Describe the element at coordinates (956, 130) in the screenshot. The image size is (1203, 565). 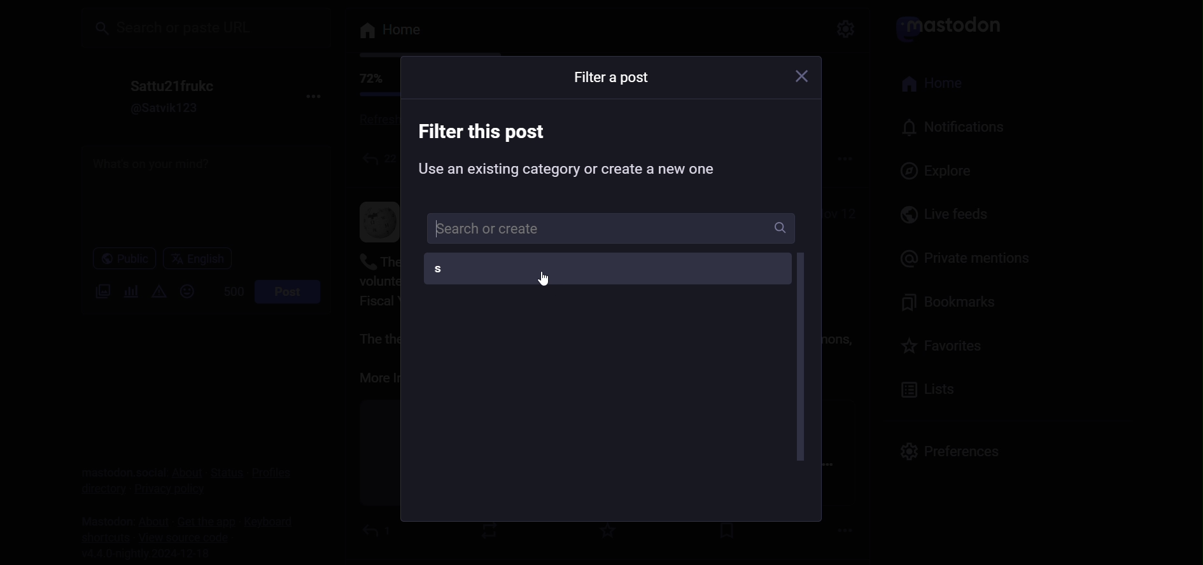
I see `notification` at that location.